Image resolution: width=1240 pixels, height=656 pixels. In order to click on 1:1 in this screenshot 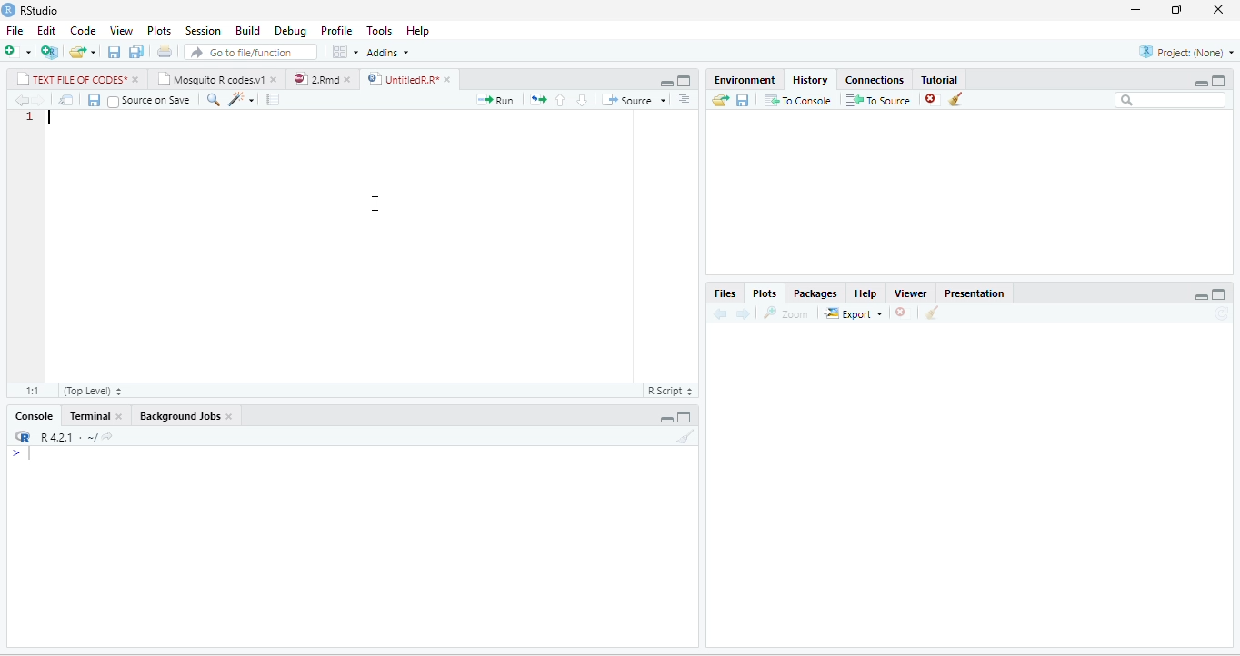, I will do `click(32, 391)`.